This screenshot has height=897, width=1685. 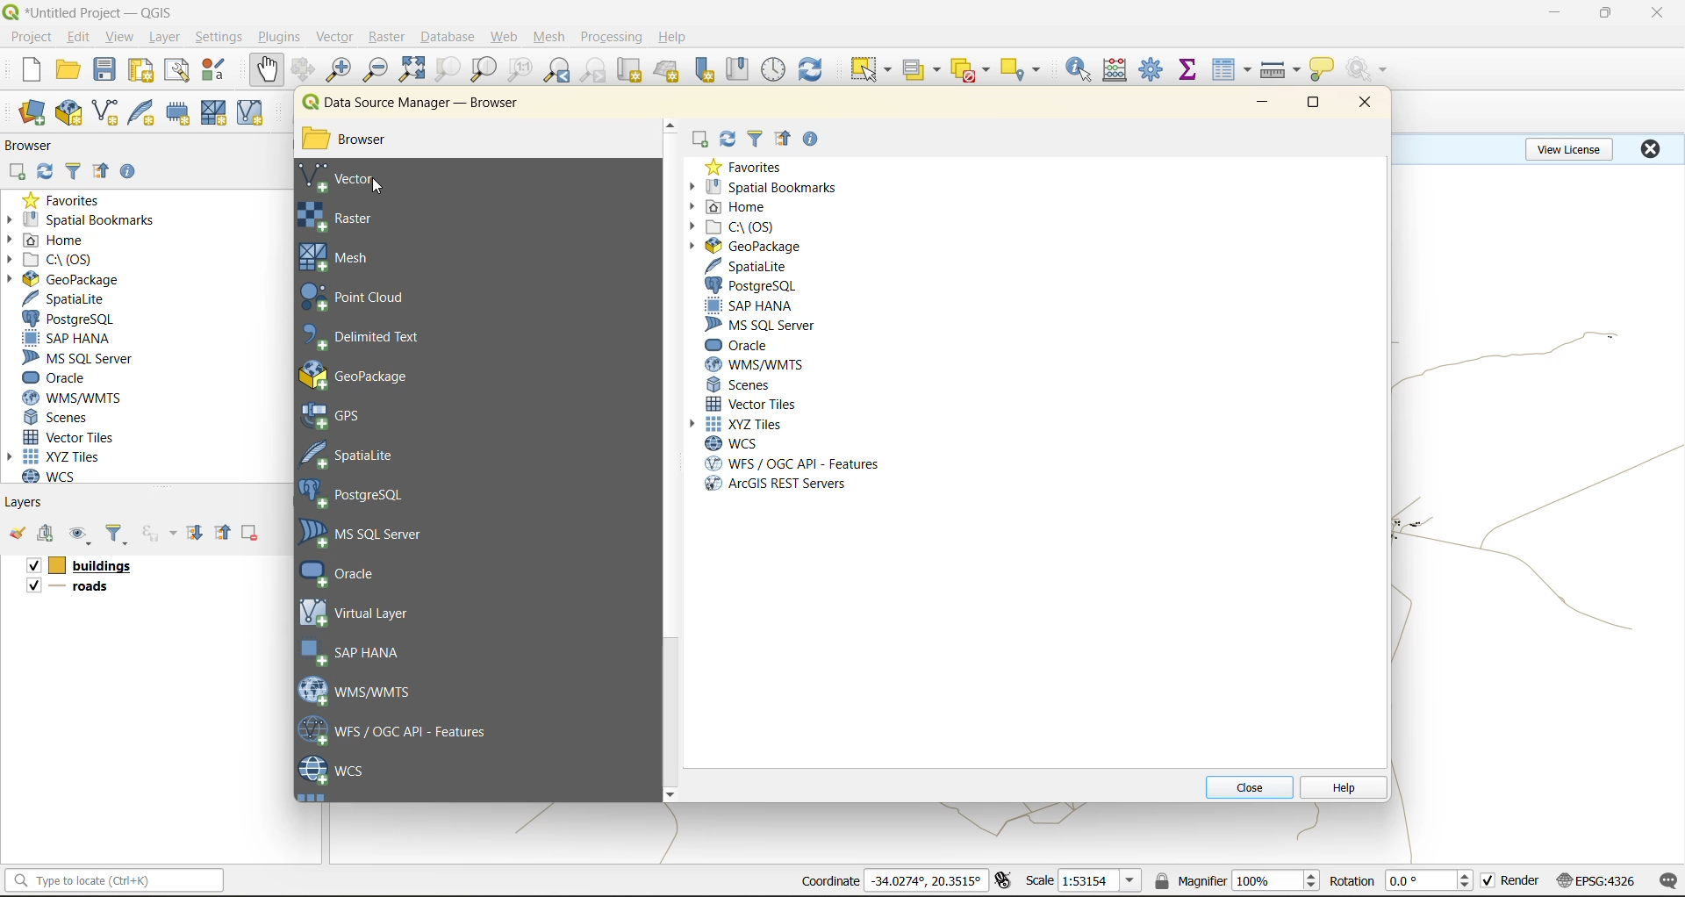 What do you see at coordinates (743, 68) in the screenshot?
I see `show spatial bookmark` at bounding box center [743, 68].